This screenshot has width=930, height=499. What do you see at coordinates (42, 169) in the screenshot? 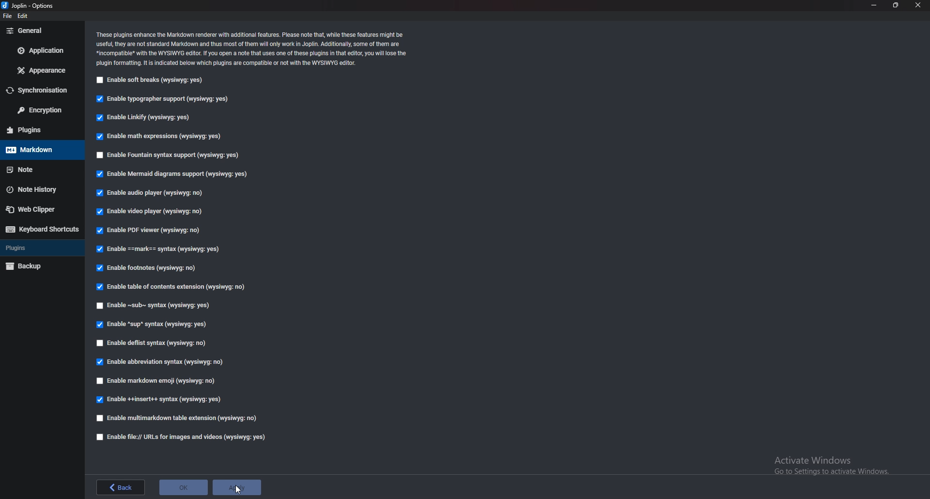
I see `note` at bounding box center [42, 169].